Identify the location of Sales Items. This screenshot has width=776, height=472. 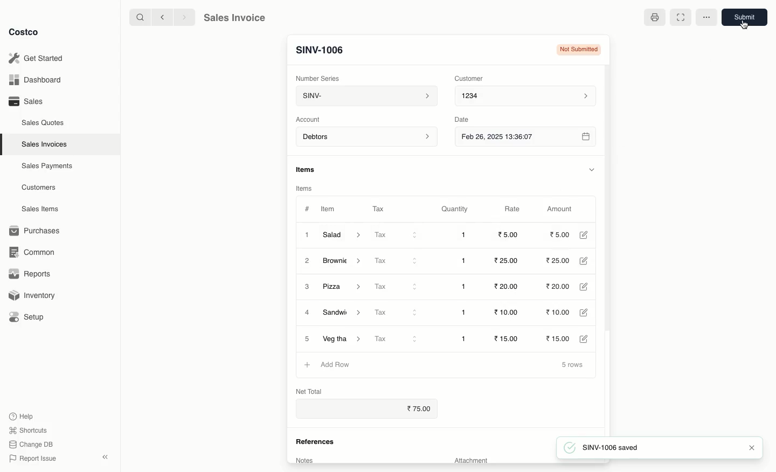
(43, 209).